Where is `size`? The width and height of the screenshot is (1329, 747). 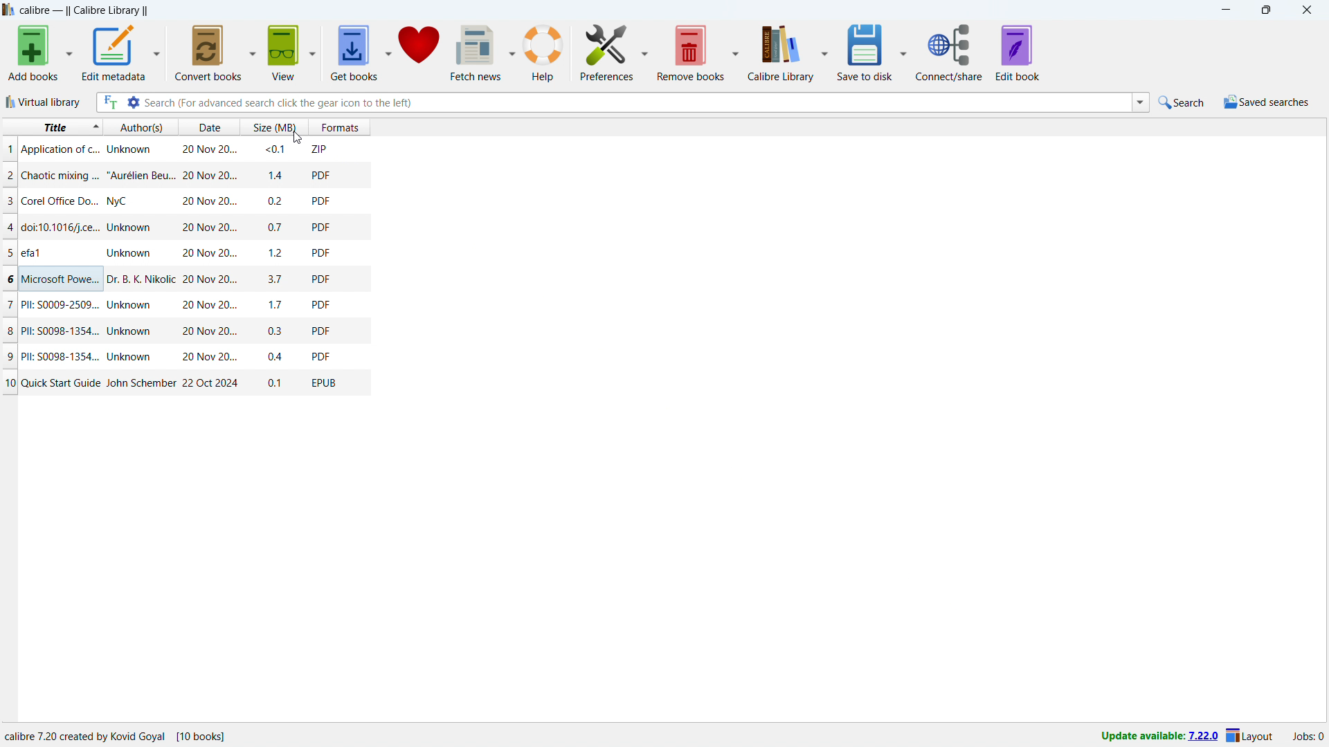 size is located at coordinates (276, 200).